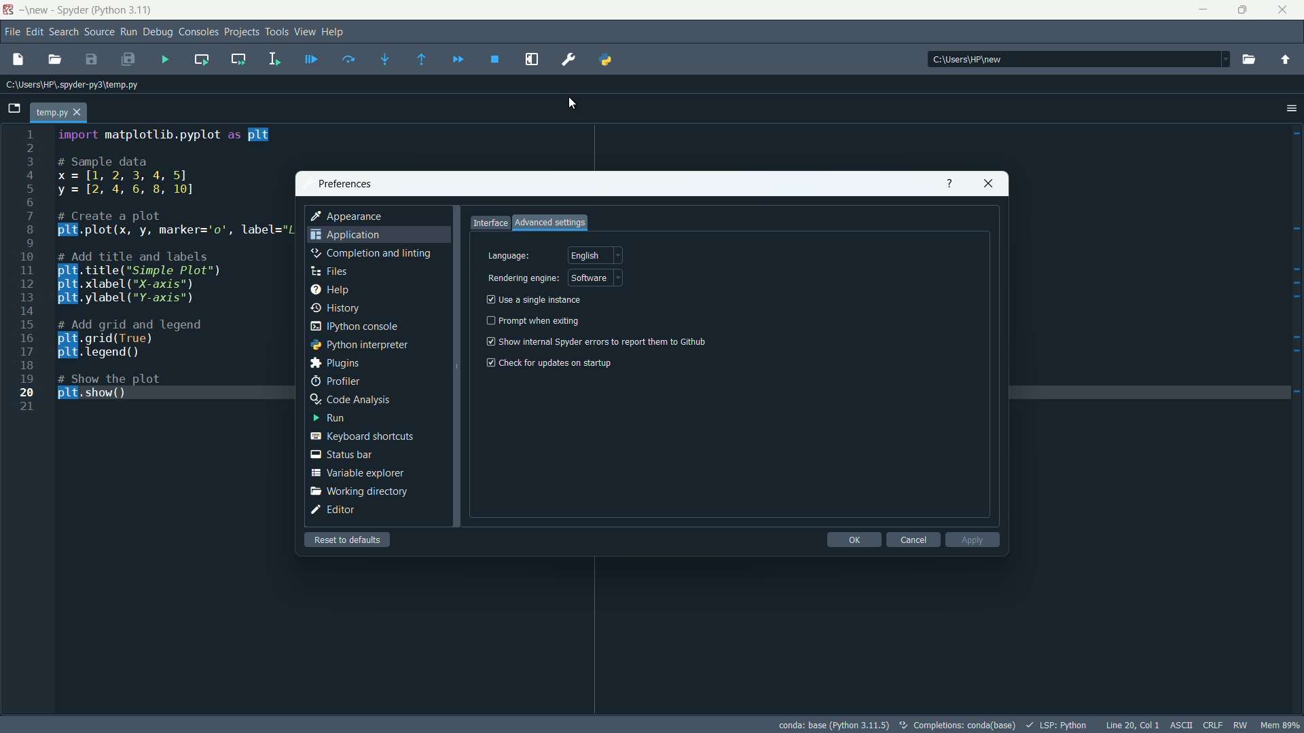  Describe the element at coordinates (346, 235) in the screenshot. I see `application` at that location.